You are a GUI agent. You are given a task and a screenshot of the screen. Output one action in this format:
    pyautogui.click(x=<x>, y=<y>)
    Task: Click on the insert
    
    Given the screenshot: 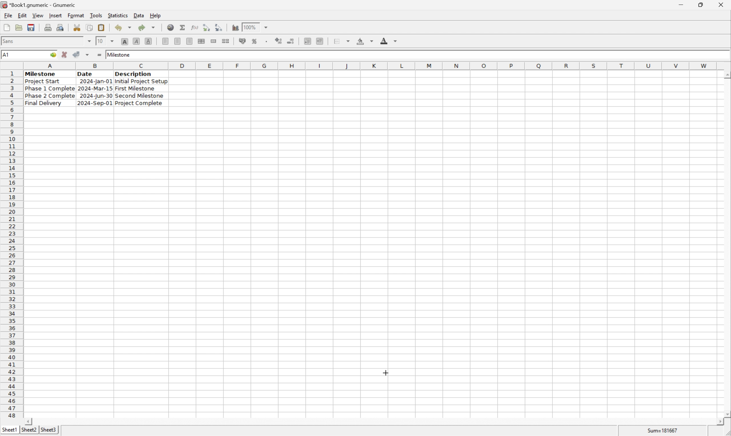 What is the action you would take?
    pyautogui.click(x=55, y=16)
    